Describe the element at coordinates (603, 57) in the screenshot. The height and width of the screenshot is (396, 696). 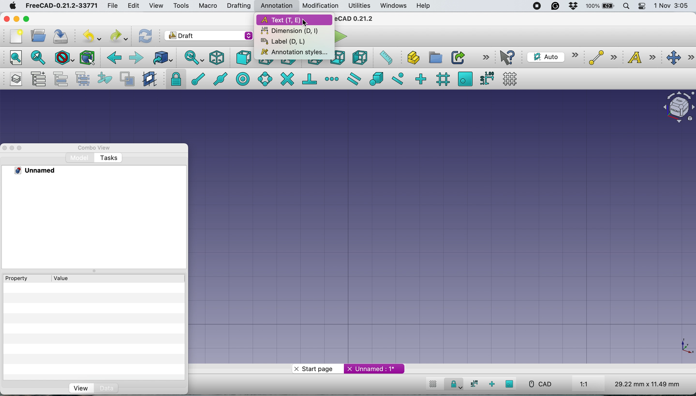
I see `line` at that location.